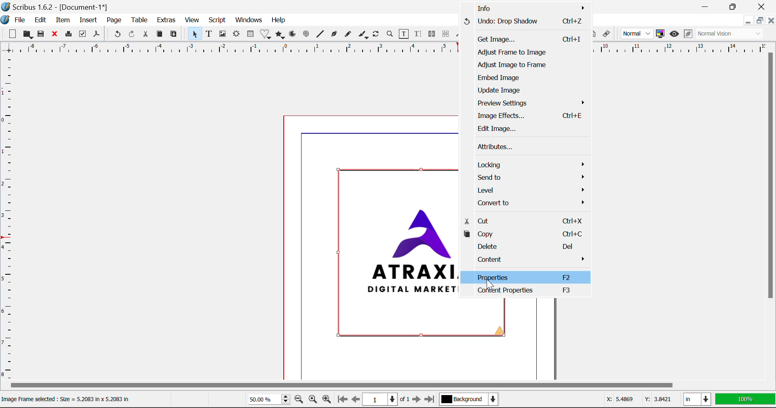 The image size is (776, 408). I want to click on X: 5.4869, so click(619, 399).